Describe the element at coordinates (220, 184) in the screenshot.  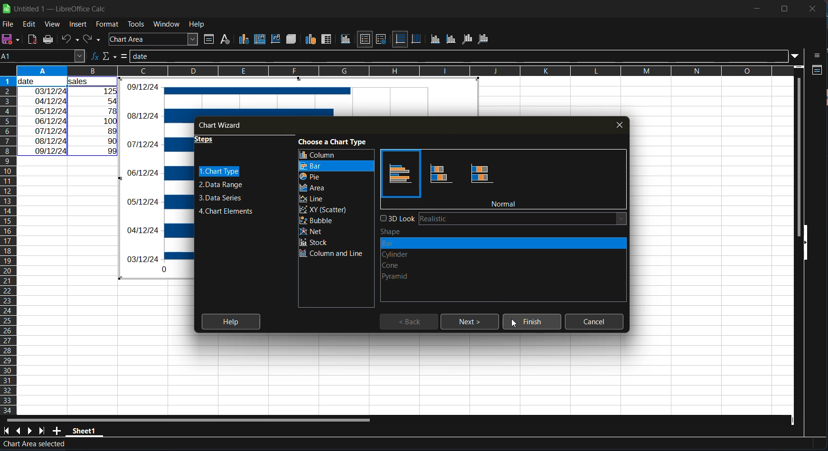
I see `data range` at that location.